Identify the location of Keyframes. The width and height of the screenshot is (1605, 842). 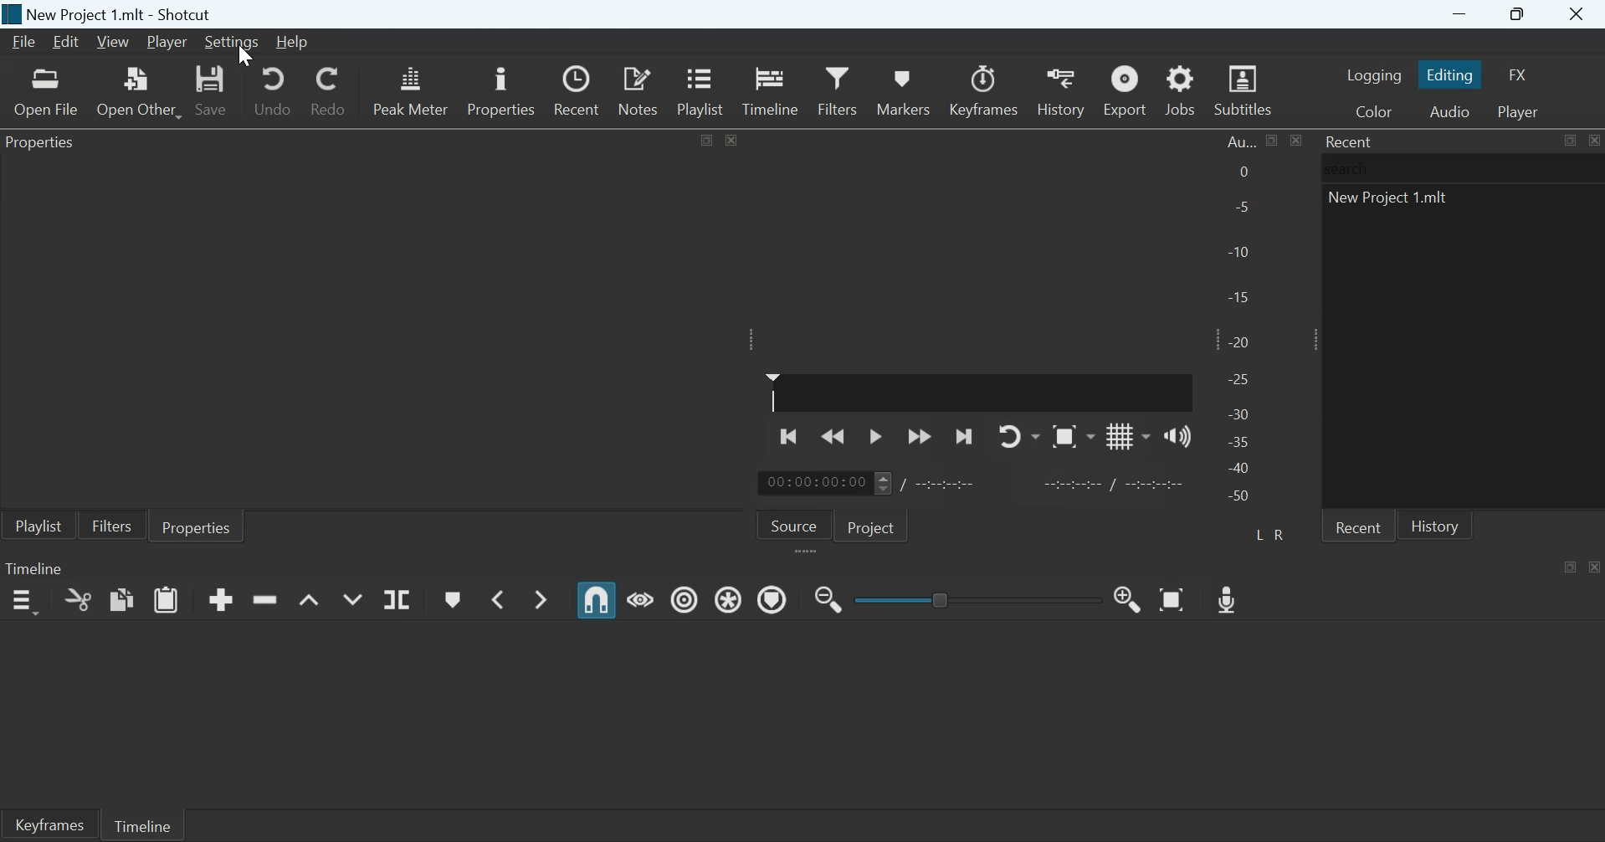
(985, 90).